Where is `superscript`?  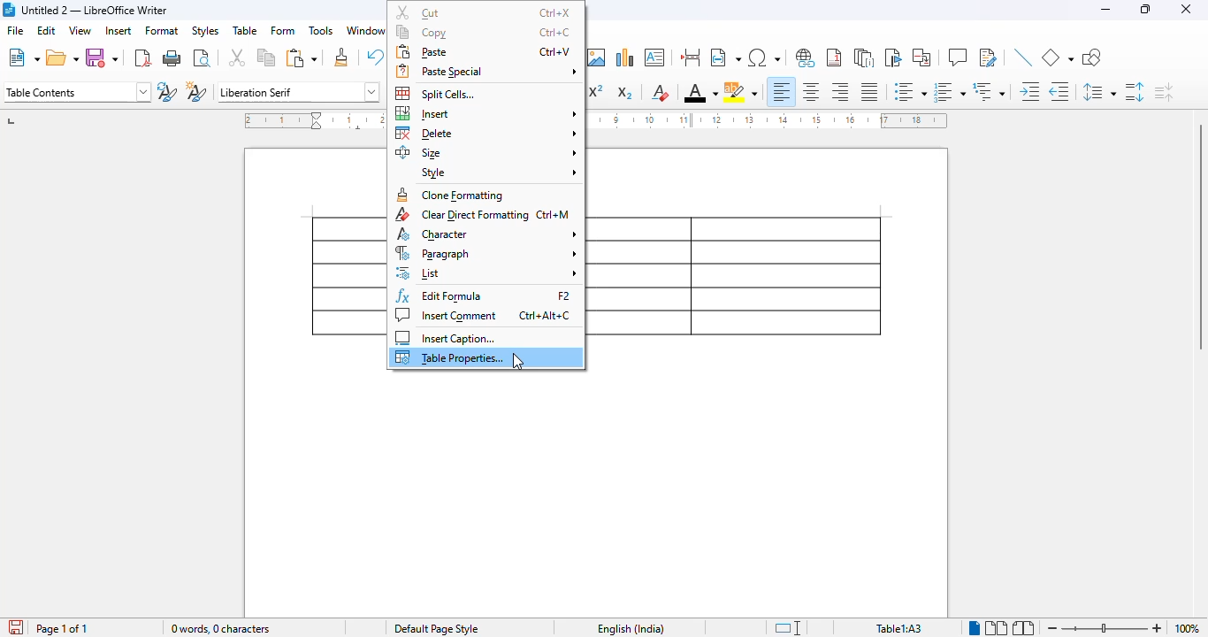
superscript is located at coordinates (596, 90).